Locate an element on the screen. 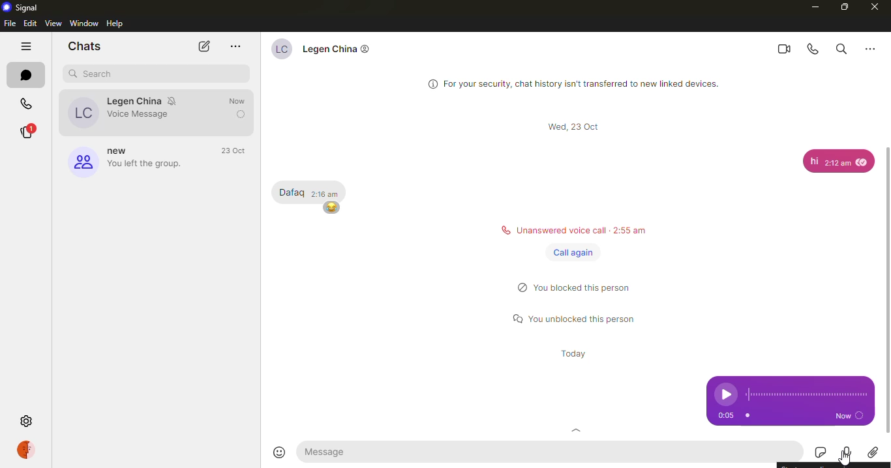 This screenshot has height=468, width=891. group logo is located at coordinates (82, 160).